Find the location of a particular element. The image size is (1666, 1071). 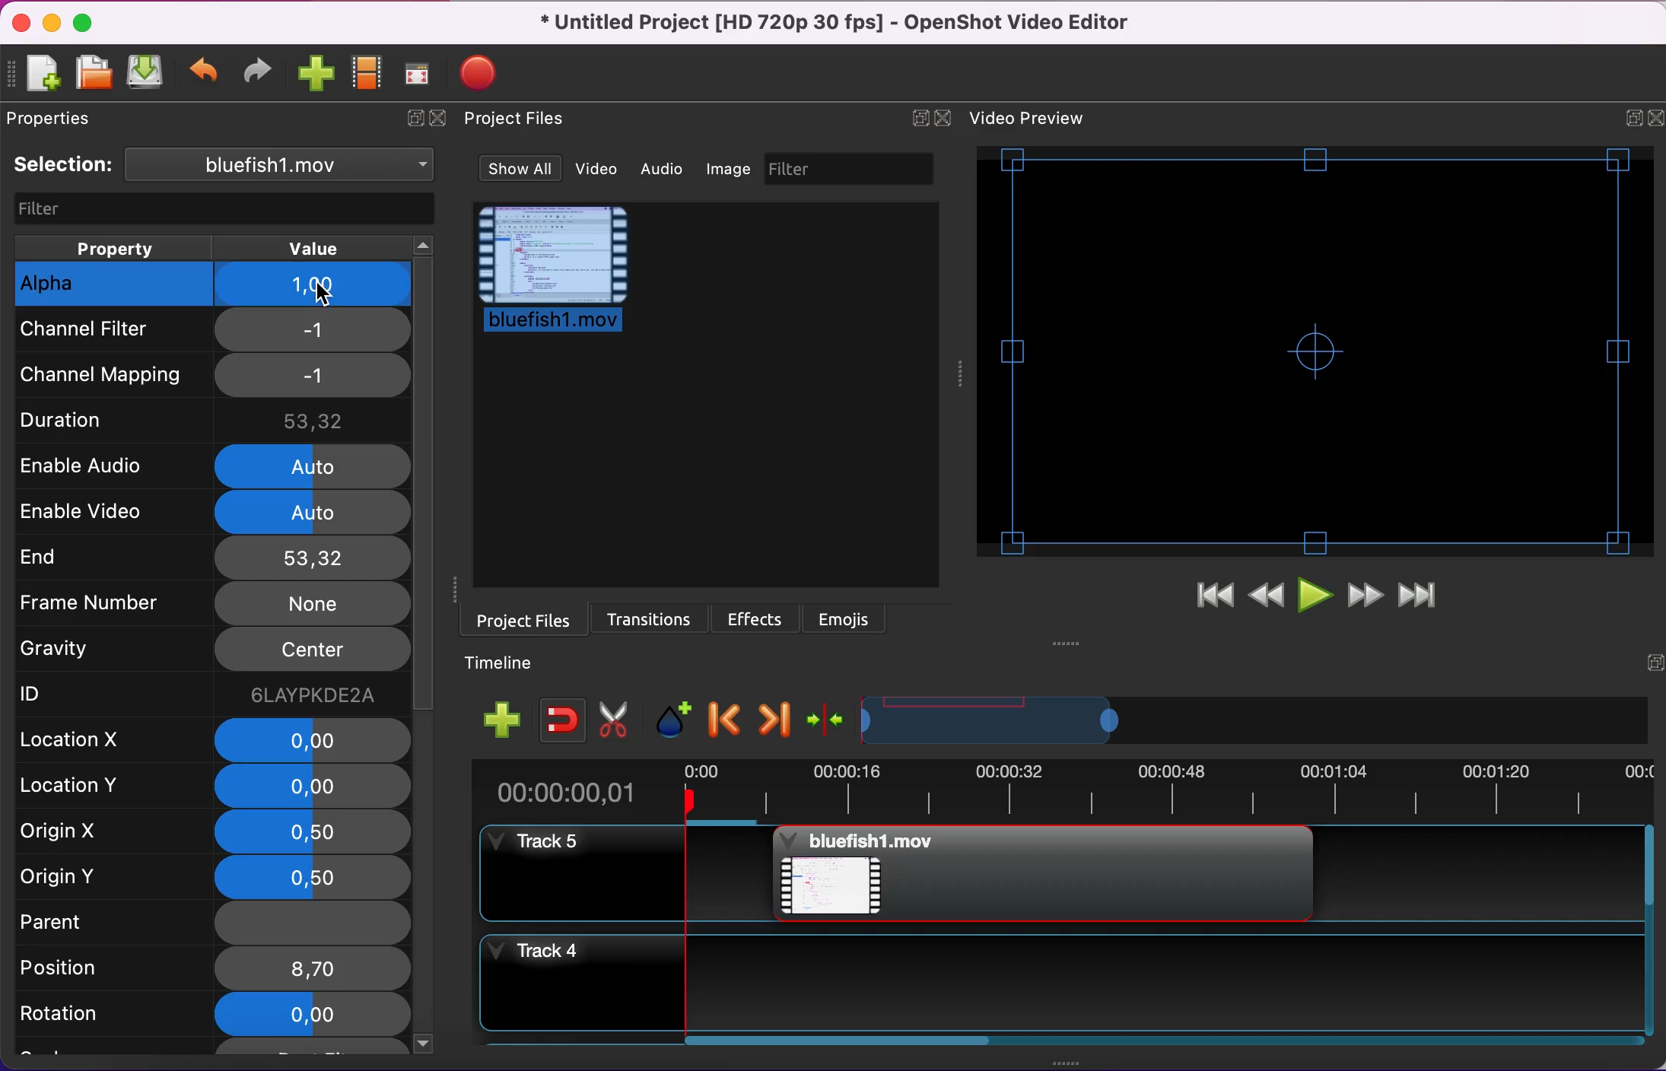

new project is located at coordinates (40, 78).